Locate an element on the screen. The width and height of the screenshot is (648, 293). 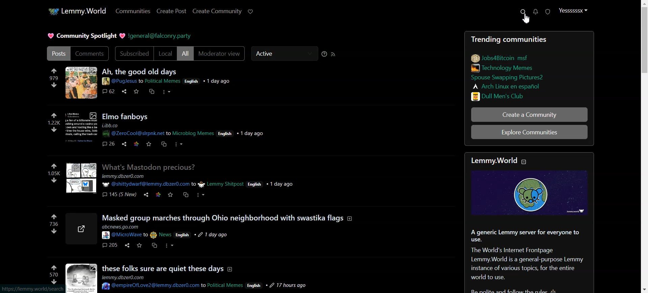
post is located at coordinates (138, 72).